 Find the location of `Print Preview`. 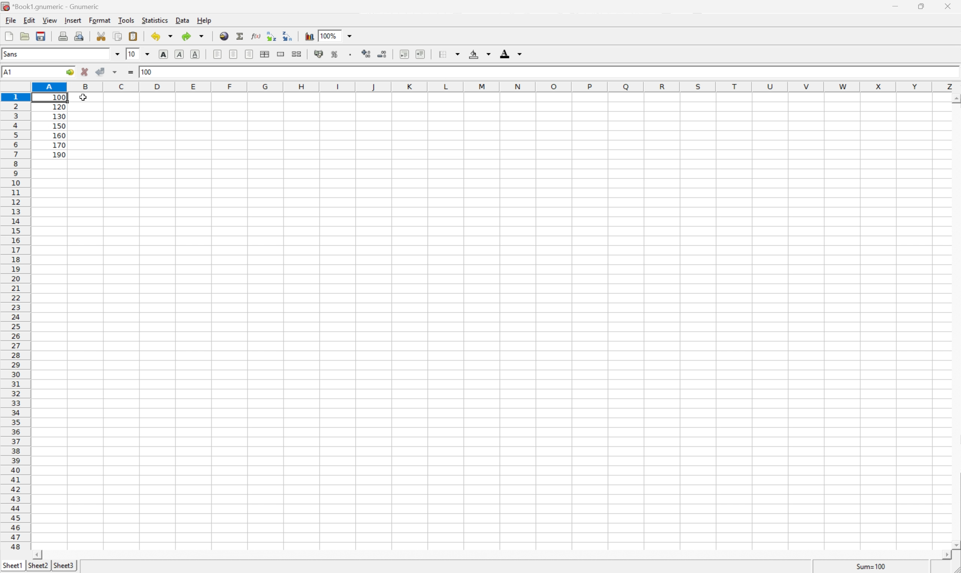

Print Preview is located at coordinates (81, 36).